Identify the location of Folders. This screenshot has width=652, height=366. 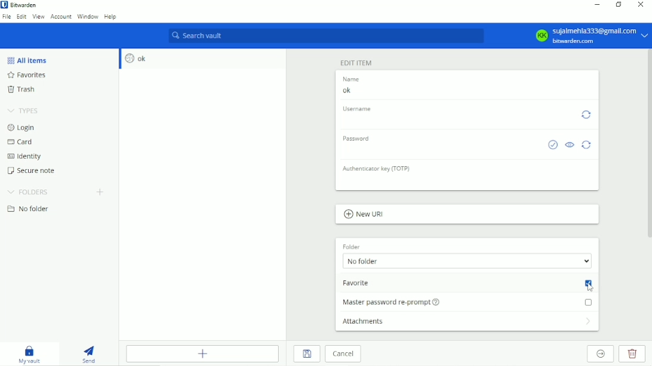
(27, 191).